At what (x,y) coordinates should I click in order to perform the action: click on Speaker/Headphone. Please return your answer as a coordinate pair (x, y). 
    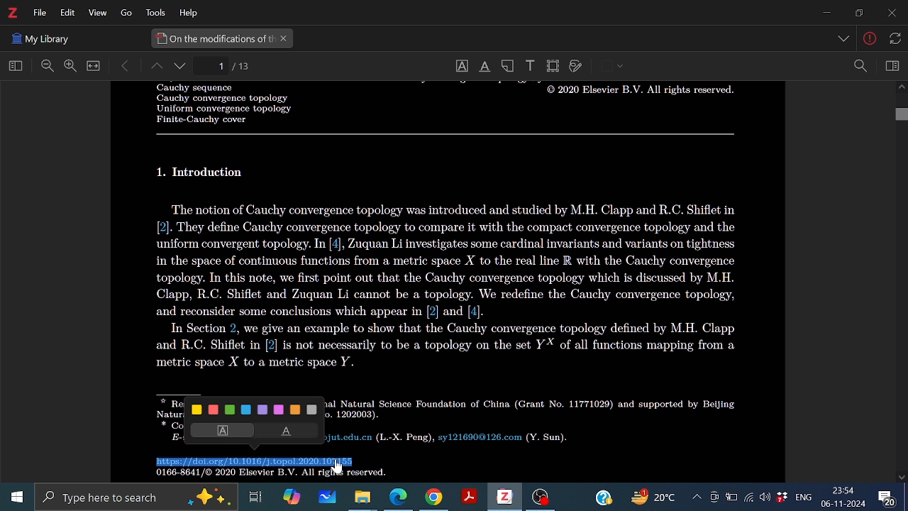
    Looking at the image, I should click on (765, 497).